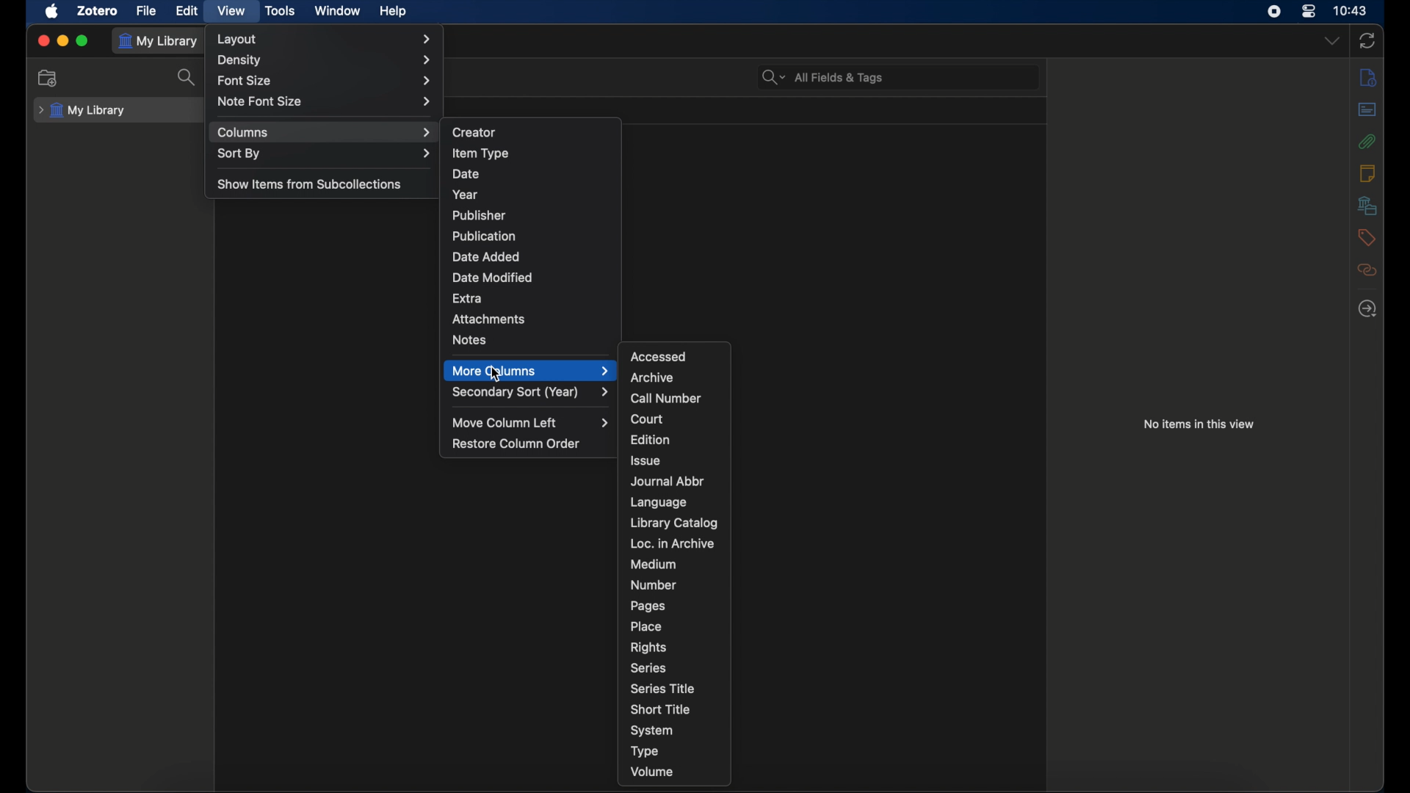  What do you see at coordinates (518, 444) in the screenshot?
I see `restore column order` at bounding box center [518, 444].